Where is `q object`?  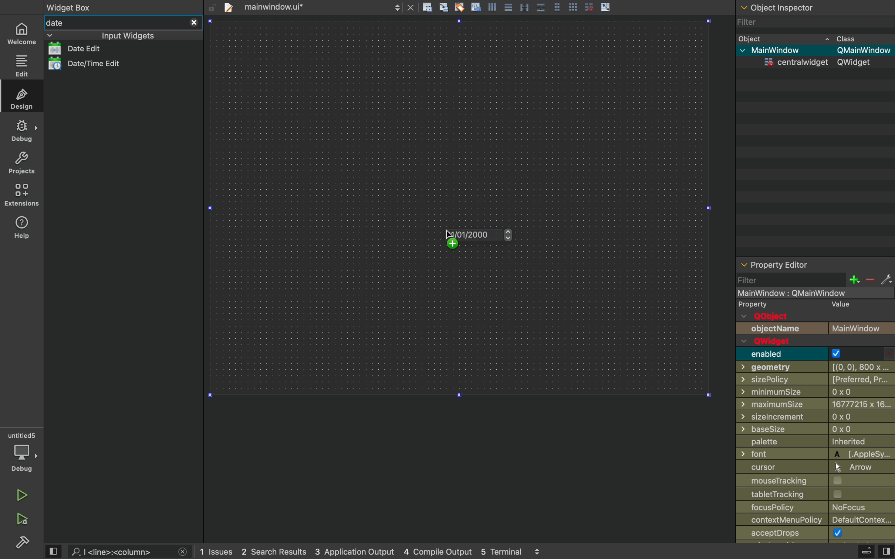 q object is located at coordinates (770, 317).